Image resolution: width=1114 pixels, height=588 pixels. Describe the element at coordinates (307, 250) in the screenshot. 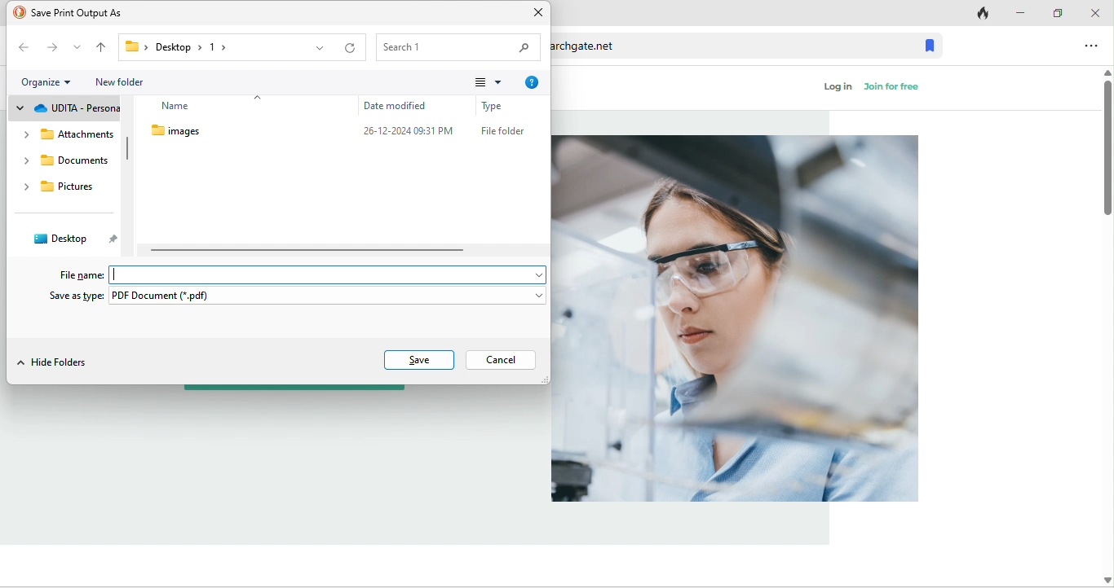

I see `horizontal scroll bar` at that location.